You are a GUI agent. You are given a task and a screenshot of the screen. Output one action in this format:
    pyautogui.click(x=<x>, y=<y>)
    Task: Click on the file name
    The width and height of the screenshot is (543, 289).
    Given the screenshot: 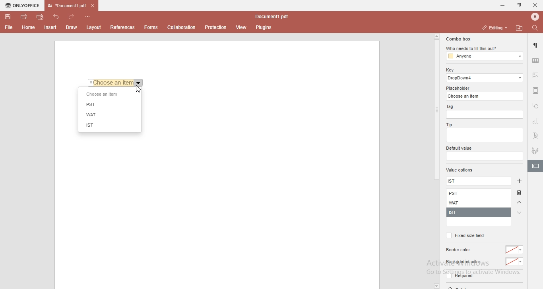 What is the action you would take?
    pyautogui.click(x=273, y=17)
    